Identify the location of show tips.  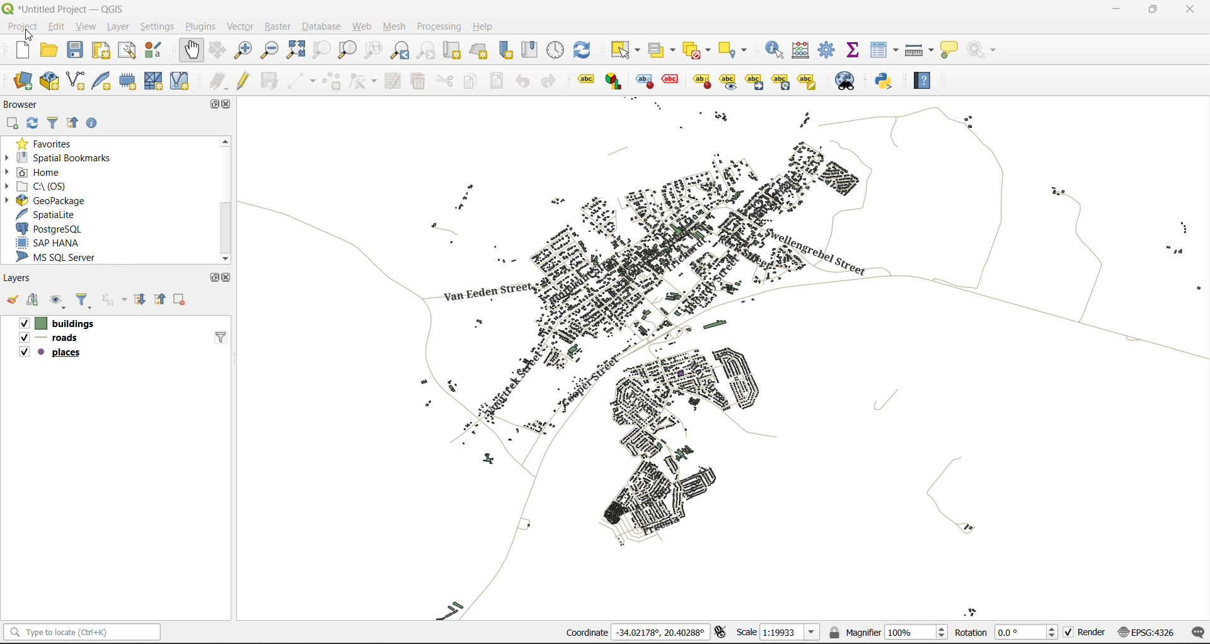
(953, 49).